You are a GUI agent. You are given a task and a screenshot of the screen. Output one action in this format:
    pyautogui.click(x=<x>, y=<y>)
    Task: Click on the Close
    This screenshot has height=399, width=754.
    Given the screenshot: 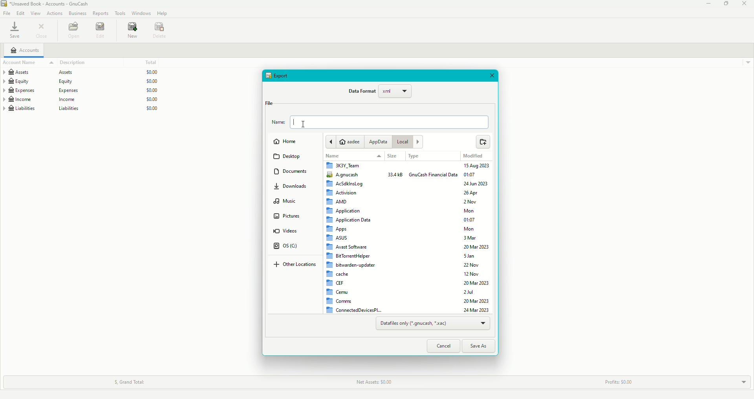 What is the action you would take?
    pyautogui.click(x=42, y=31)
    